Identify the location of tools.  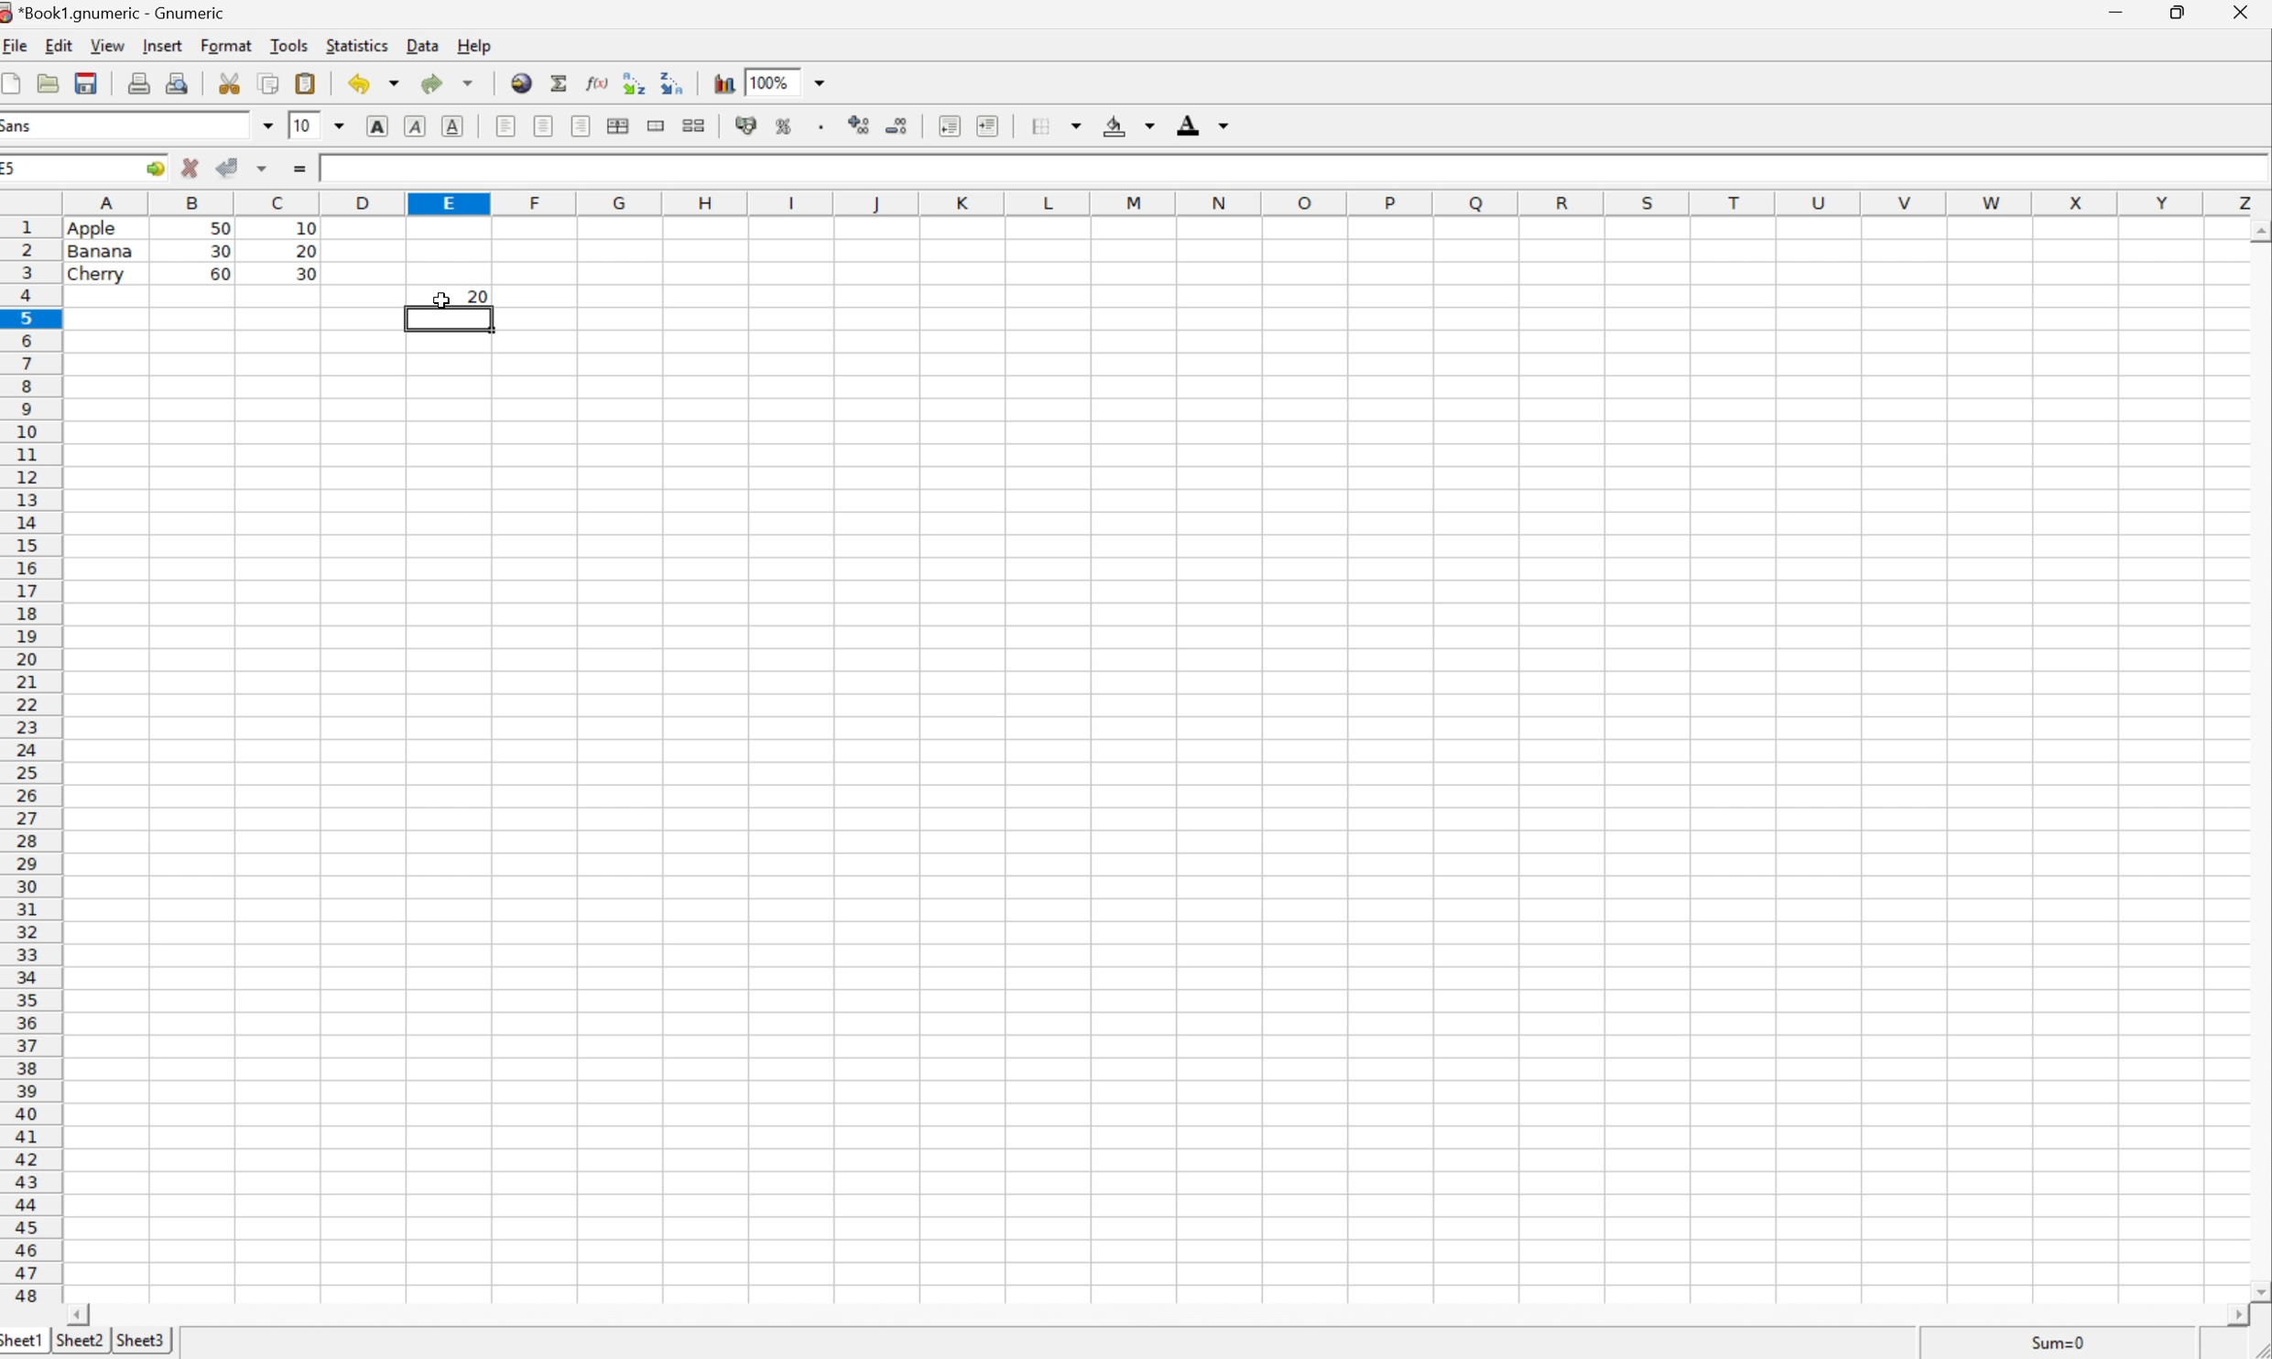
(288, 44).